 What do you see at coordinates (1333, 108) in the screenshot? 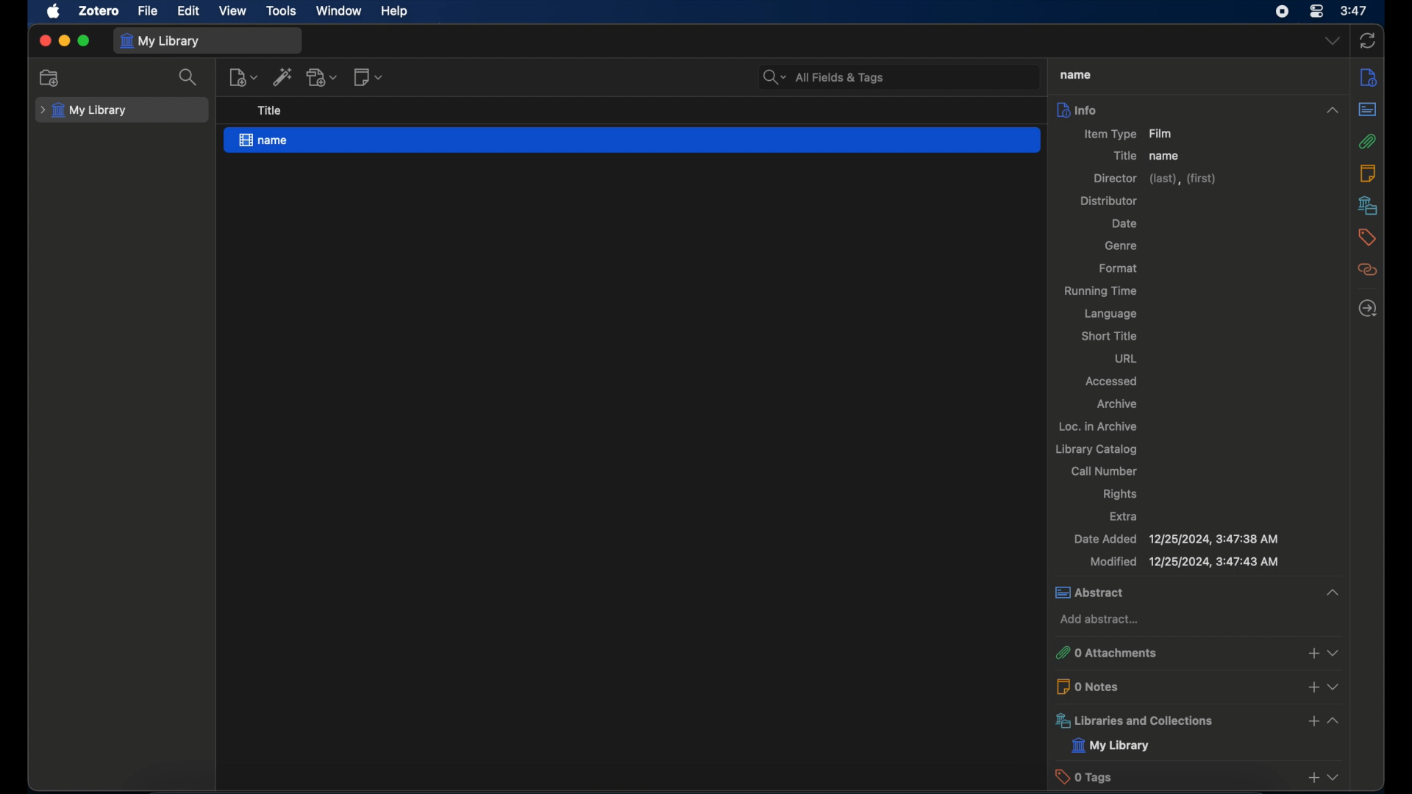
I see `collapse` at bounding box center [1333, 108].